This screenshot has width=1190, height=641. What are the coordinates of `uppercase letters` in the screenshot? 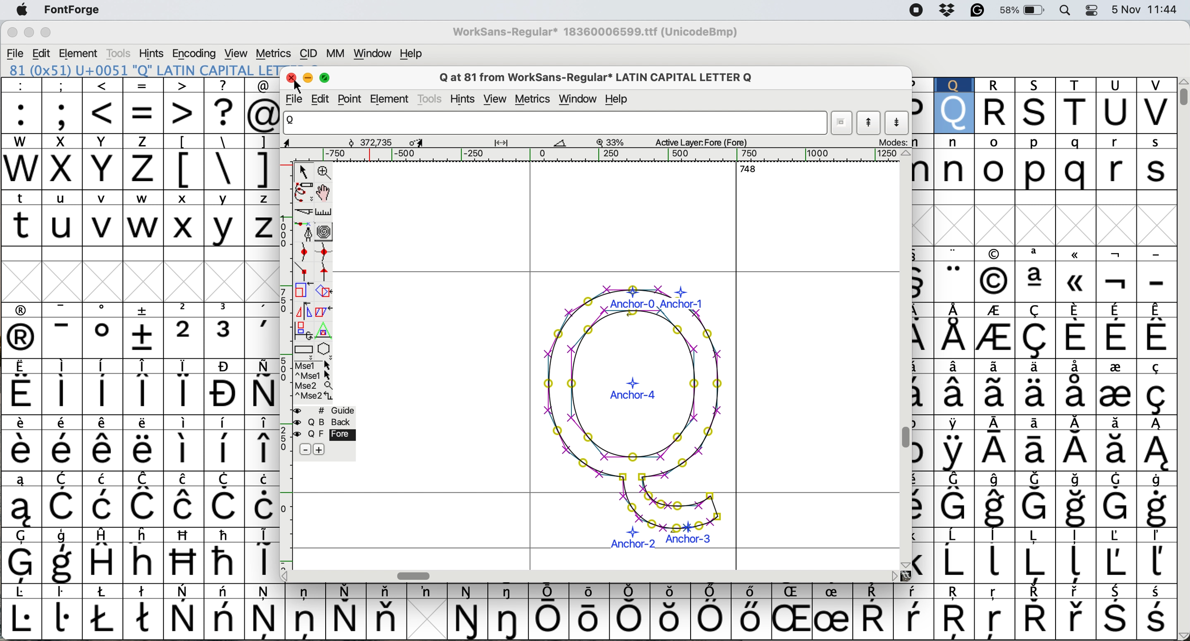 It's located at (90, 171).